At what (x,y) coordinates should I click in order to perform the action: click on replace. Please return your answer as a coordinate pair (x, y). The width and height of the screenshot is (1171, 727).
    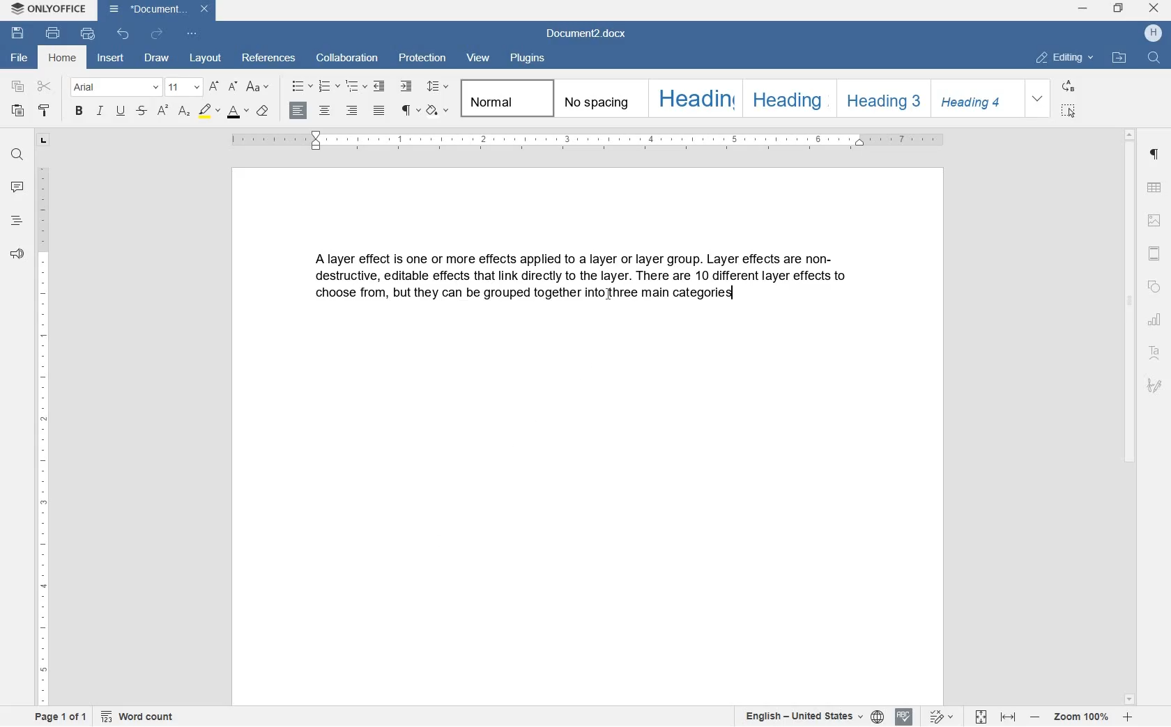
    Looking at the image, I should click on (1069, 87).